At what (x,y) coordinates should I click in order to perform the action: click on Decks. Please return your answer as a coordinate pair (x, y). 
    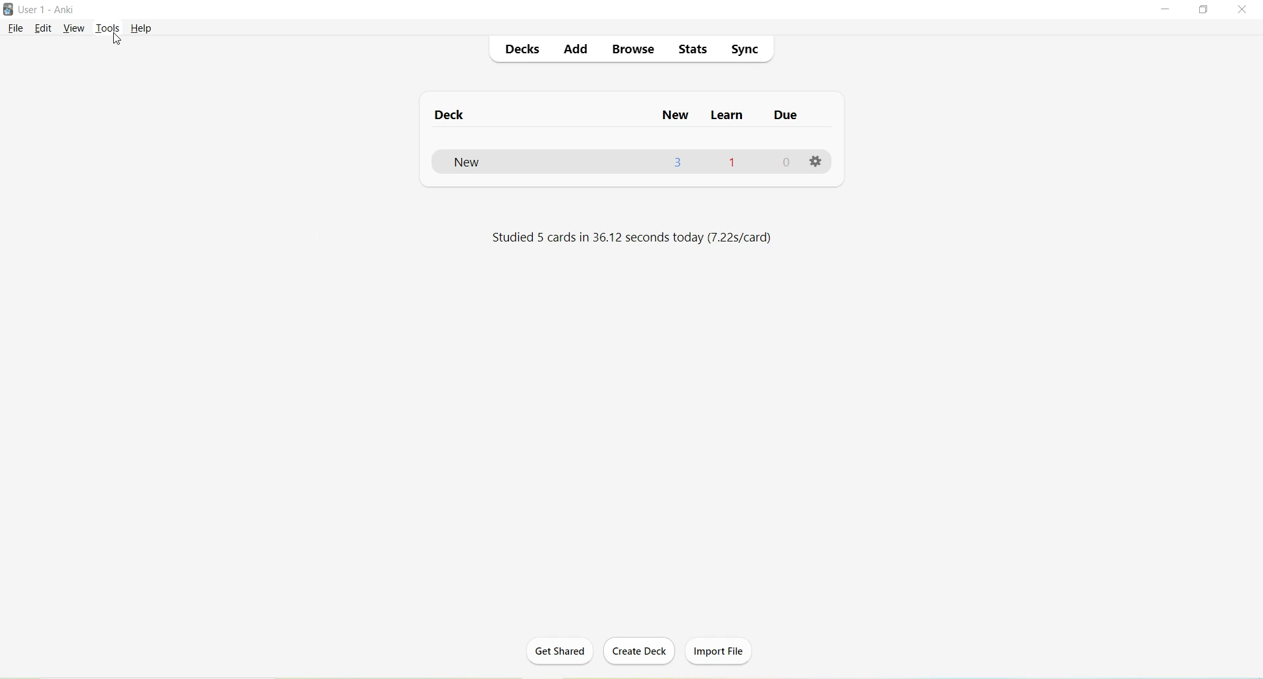
    Looking at the image, I should click on (523, 51).